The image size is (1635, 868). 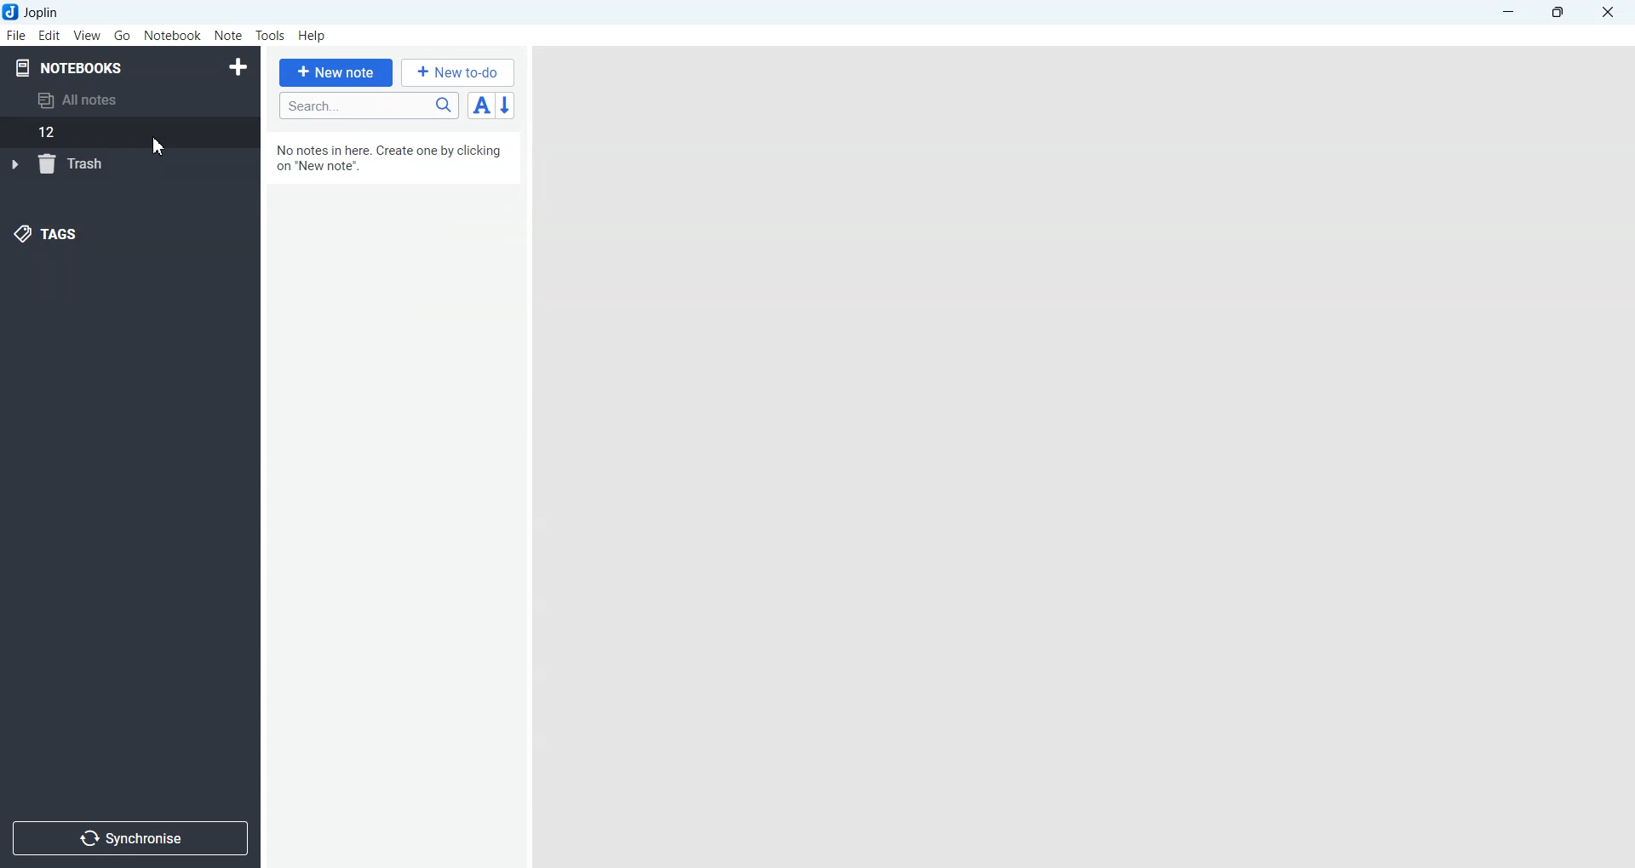 What do you see at coordinates (1508, 13) in the screenshot?
I see `Minimize` at bounding box center [1508, 13].